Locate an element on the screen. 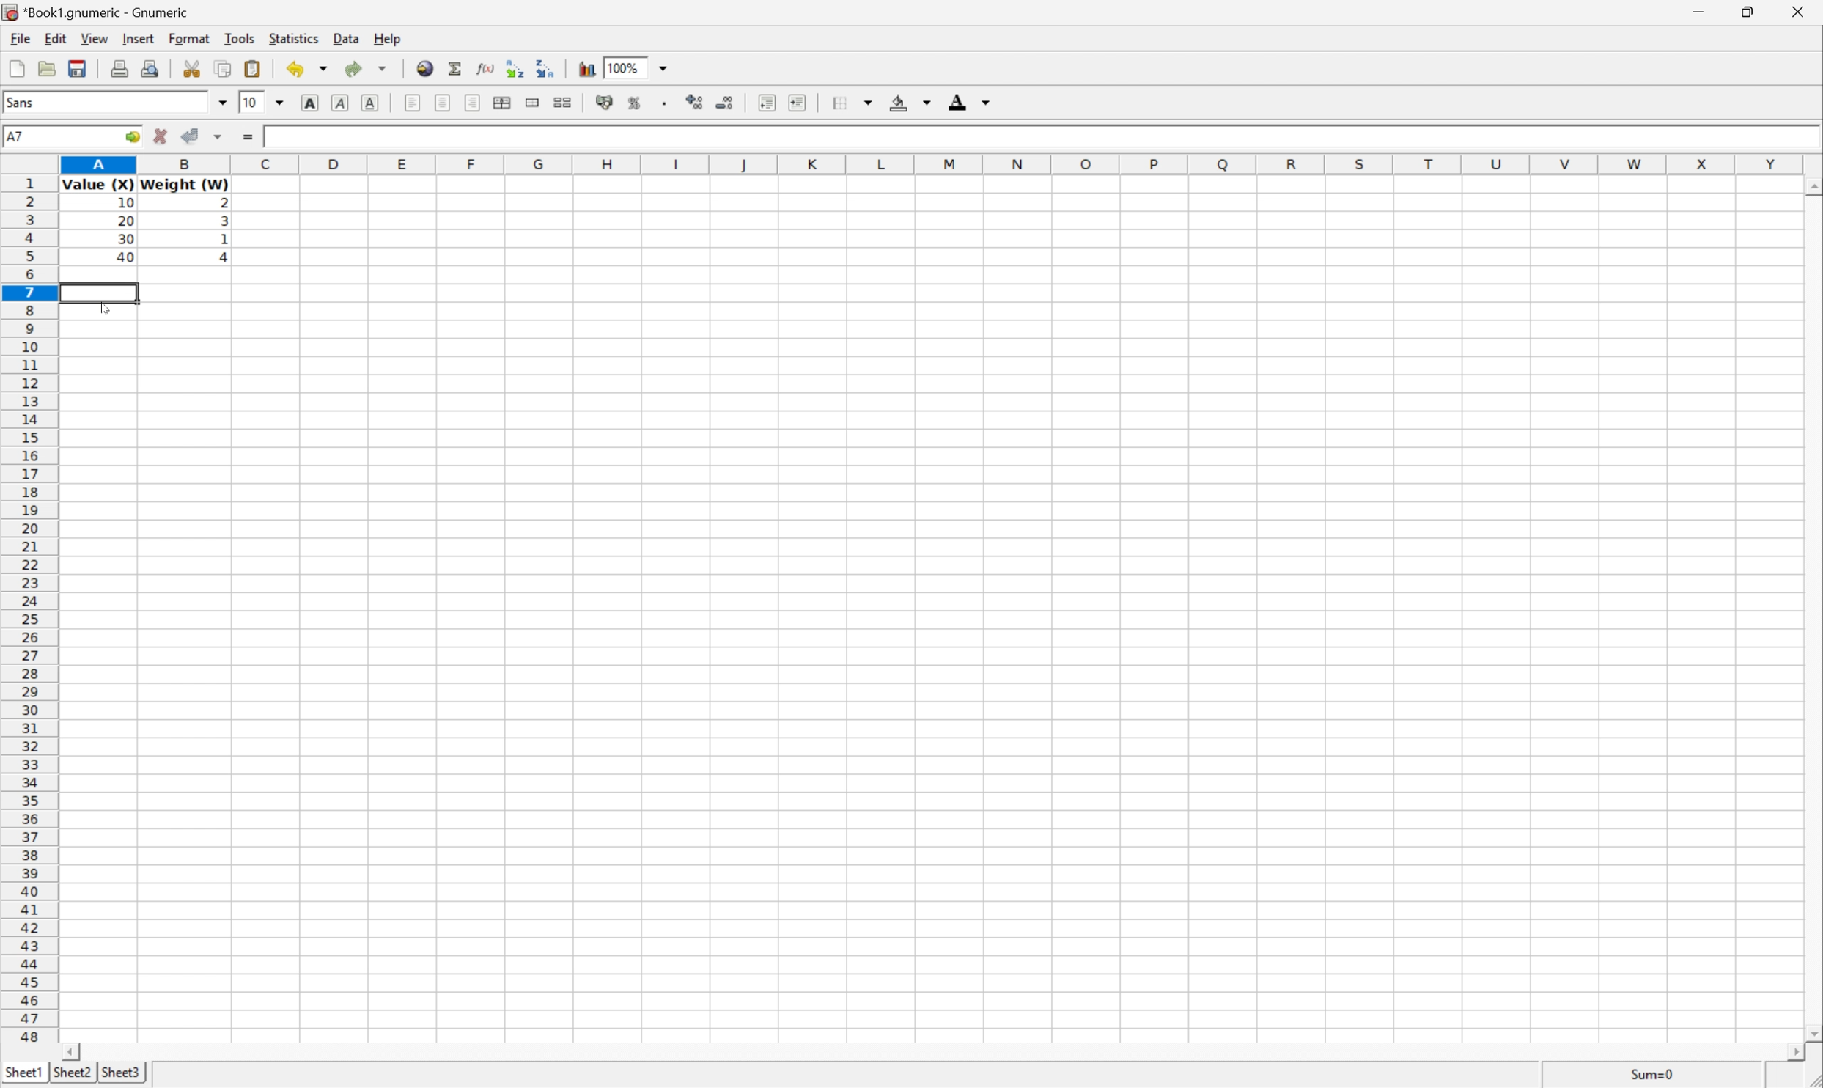 This screenshot has width=1823, height=1088. Close is located at coordinates (1798, 12).